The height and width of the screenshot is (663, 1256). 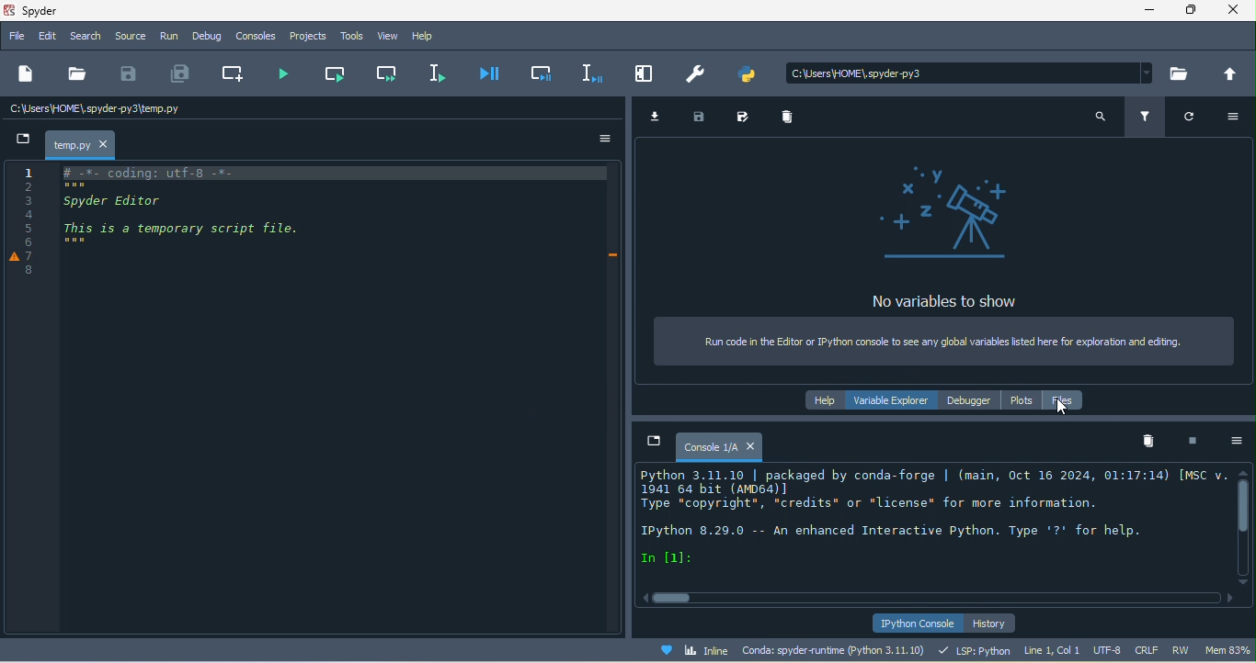 What do you see at coordinates (1150, 649) in the screenshot?
I see `crlf` at bounding box center [1150, 649].